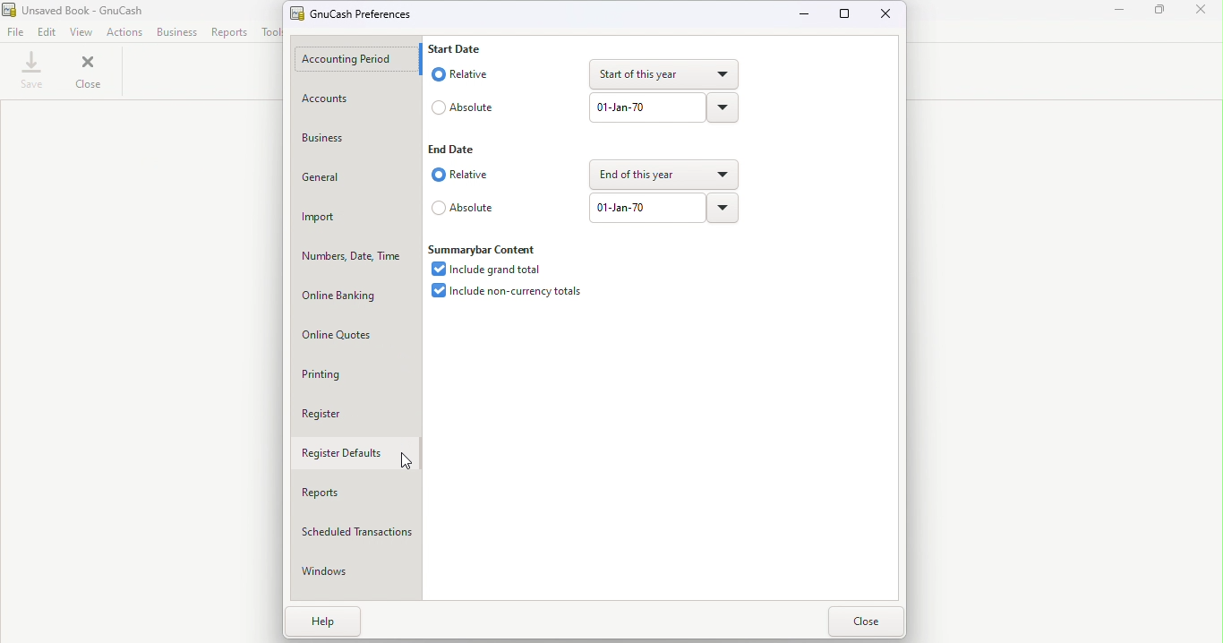 Image resolution: width=1223 pixels, height=643 pixels. What do you see at coordinates (356, 528) in the screenshot?
I see `Scheduled transactions` at bounding box center [356, 528].